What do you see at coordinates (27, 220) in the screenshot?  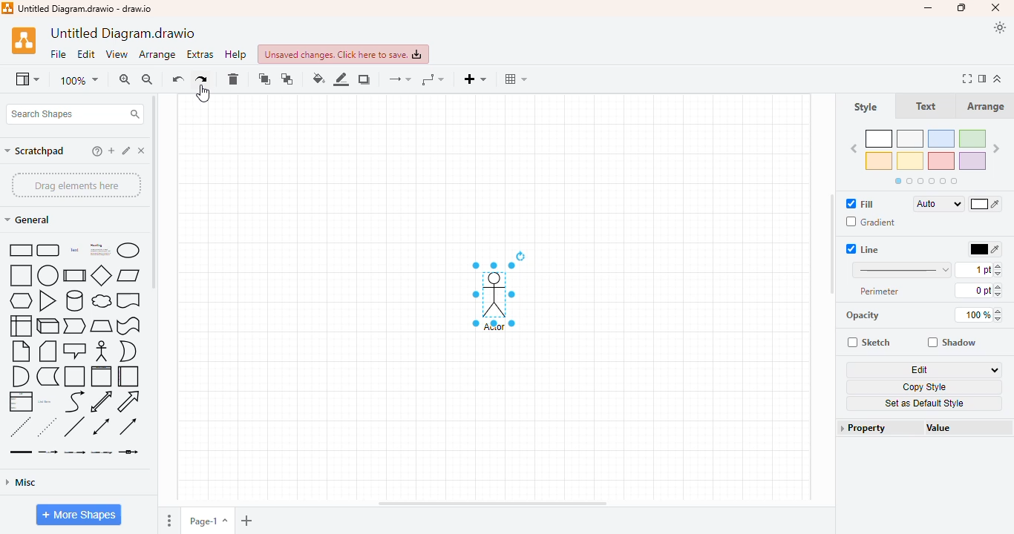 I see `general` at bounding box center [27, 220].